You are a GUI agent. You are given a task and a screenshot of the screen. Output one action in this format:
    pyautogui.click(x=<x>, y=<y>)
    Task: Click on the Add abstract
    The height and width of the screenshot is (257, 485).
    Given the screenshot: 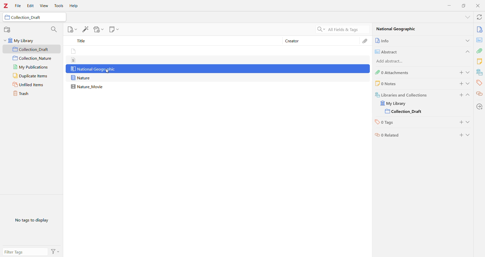 What is the action you would take?
    pyautogui.click(x=396, y=61)
    